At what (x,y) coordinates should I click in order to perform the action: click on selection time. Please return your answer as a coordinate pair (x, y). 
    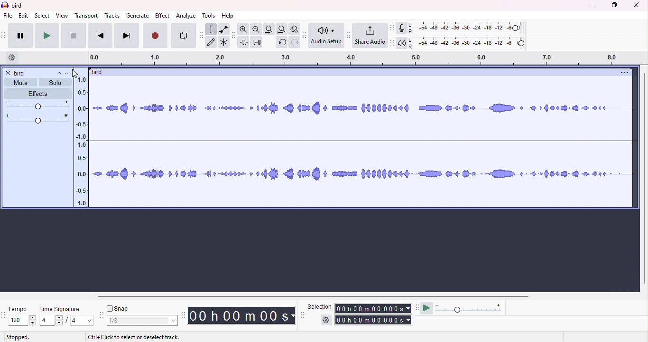
    Looking at the image, I should click on (374, 308).